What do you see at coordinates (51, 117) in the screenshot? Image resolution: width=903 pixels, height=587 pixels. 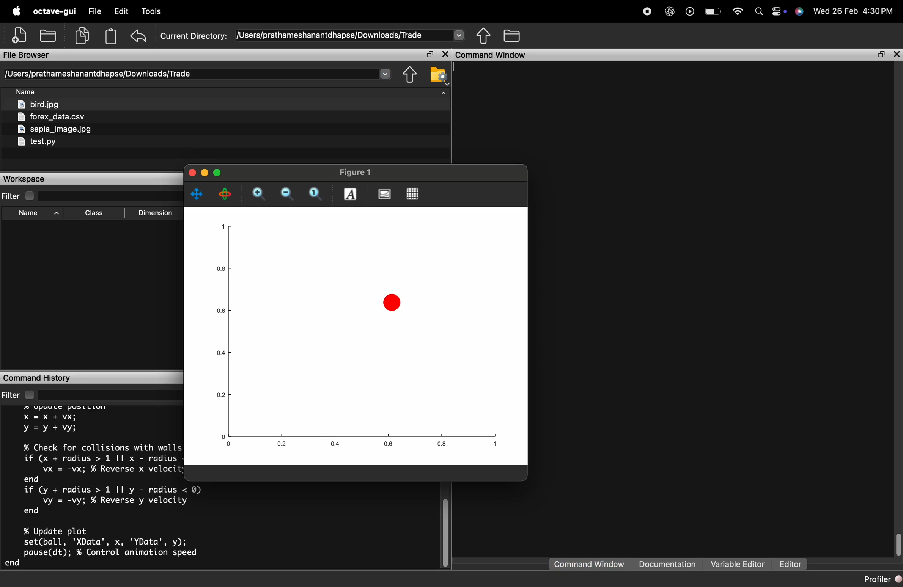 I see ` forex_data.csv` at bounding box center [51, 117].